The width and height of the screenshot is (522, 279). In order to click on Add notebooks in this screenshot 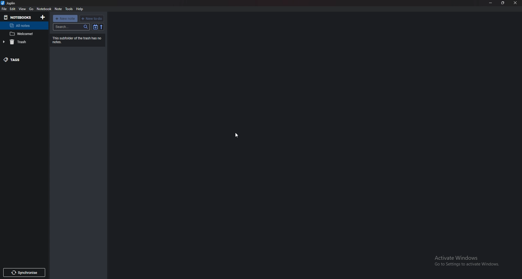, I will do `click(43, 17)`.